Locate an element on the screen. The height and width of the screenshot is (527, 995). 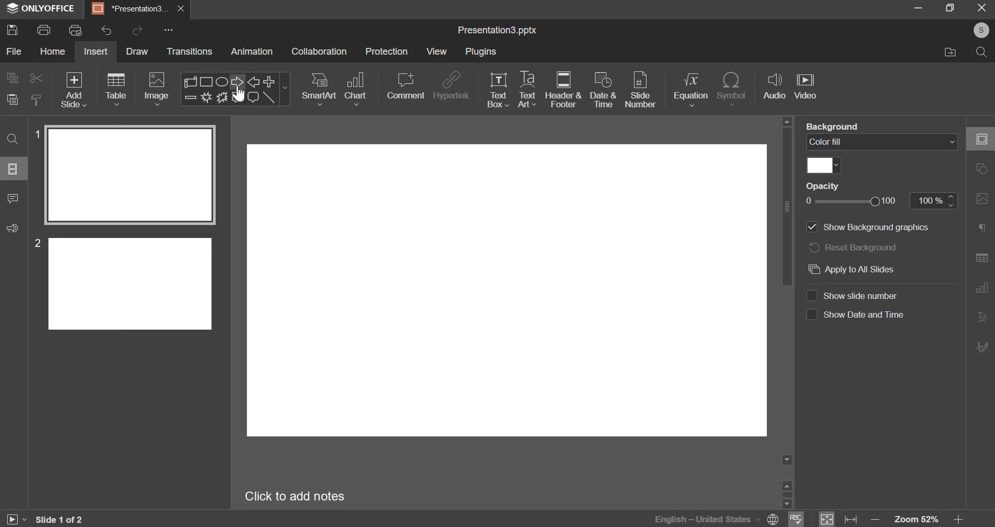
fill color is located at coordinates (824, 166).